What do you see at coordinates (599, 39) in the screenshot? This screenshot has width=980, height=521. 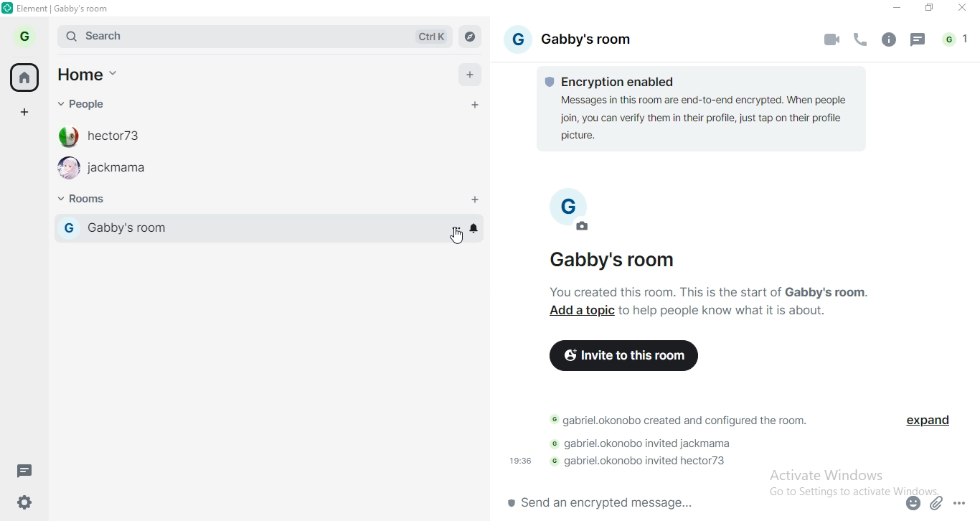 I see `gabby's rooom` at bounding box center [599, 39].